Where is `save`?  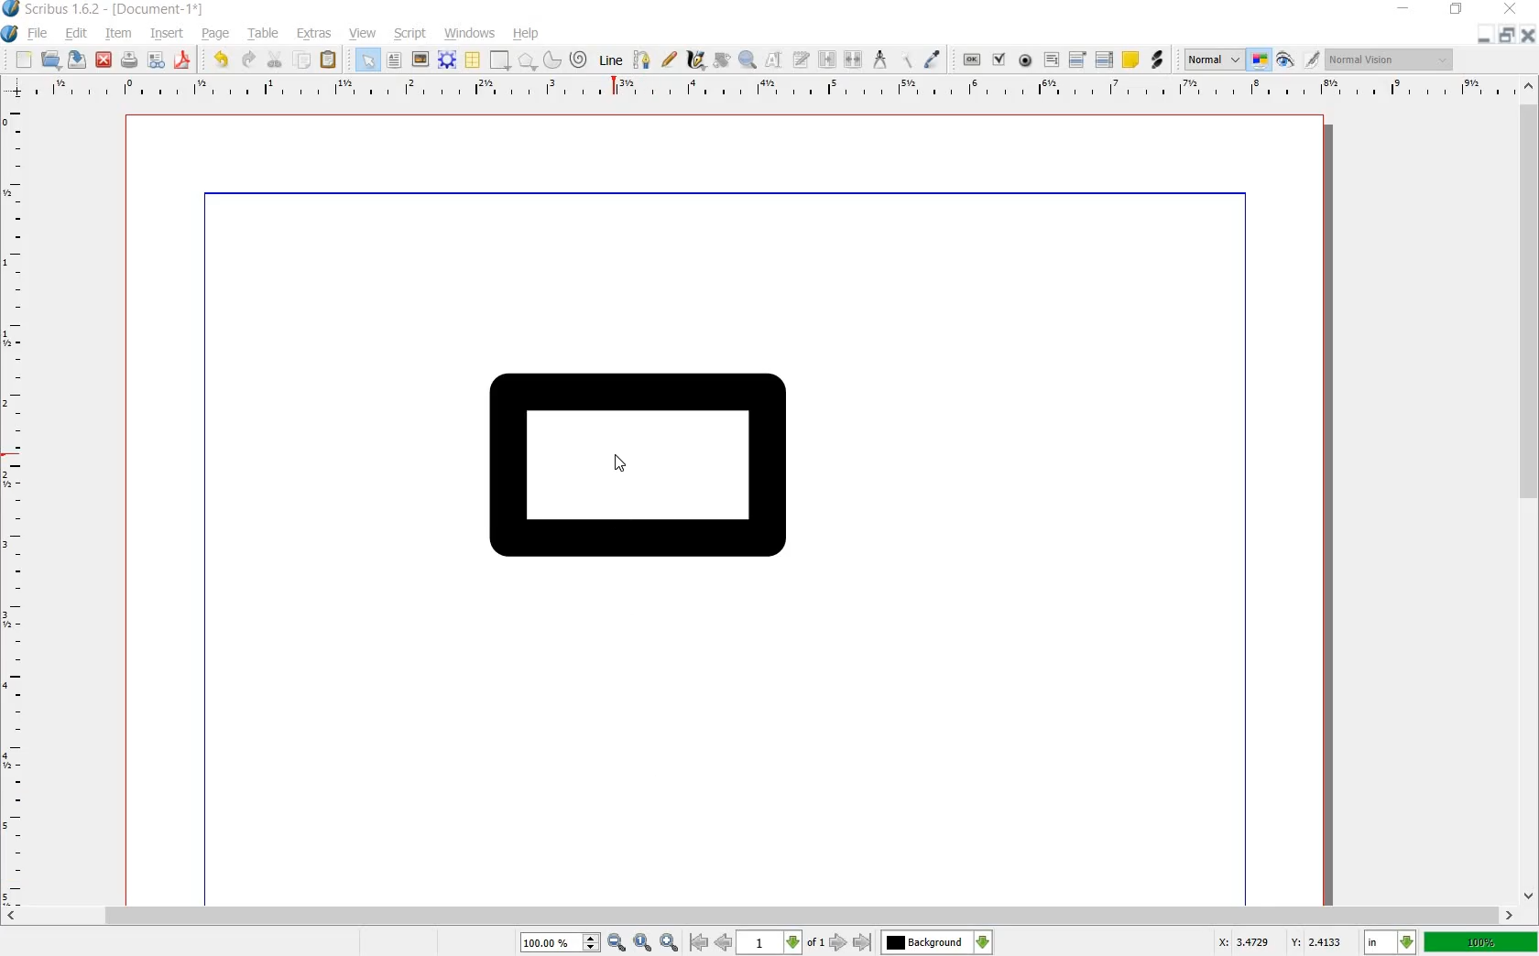
save is located at coordinates (77, 61).